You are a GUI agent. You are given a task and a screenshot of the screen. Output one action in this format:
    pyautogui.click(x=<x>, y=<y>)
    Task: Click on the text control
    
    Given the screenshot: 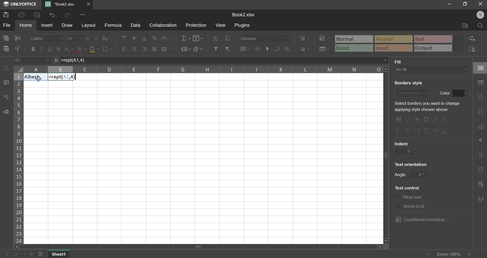 What is the action you would take?
    pyautogui.click(x=398, y=201)
    